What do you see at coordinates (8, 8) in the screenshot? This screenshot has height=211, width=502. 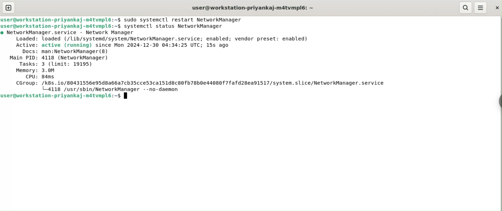 I see `new tab` at bounding box center [8, 8].